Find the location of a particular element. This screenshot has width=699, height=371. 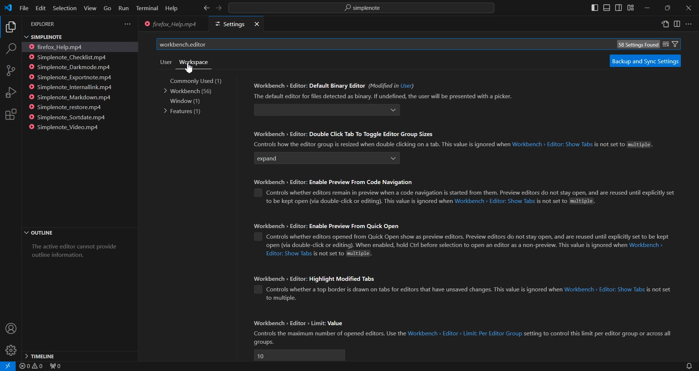

Enable button for preview code navigation is located at coordinates (258, 192).